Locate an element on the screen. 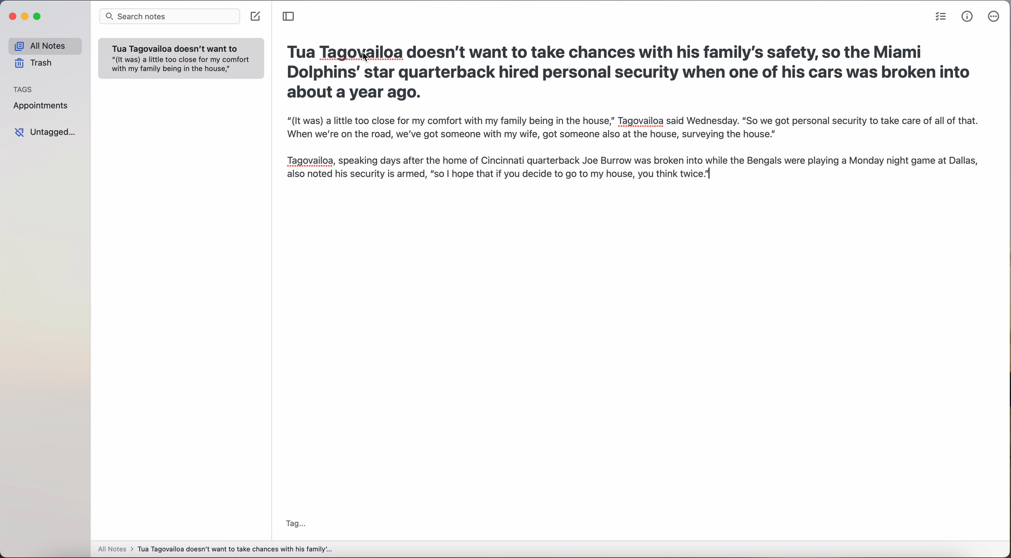 This screenshot has height=558, width=1011. maximize Simplenote is located at coordinates (38, 16).